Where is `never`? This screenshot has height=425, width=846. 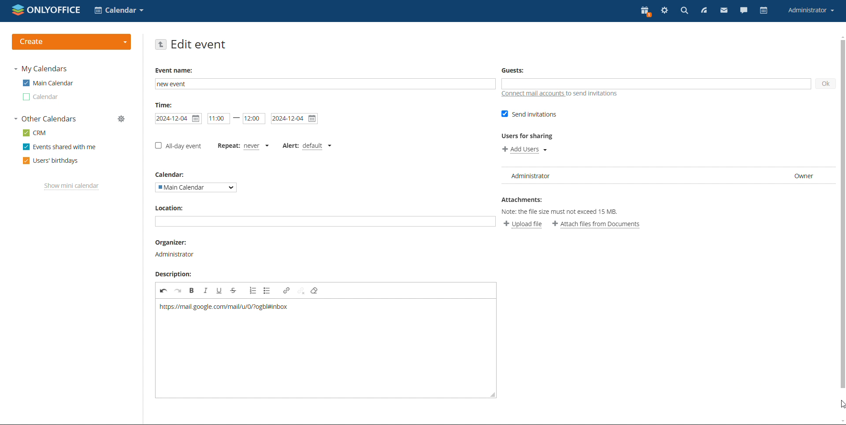
never is located at coordinates (255, 146).